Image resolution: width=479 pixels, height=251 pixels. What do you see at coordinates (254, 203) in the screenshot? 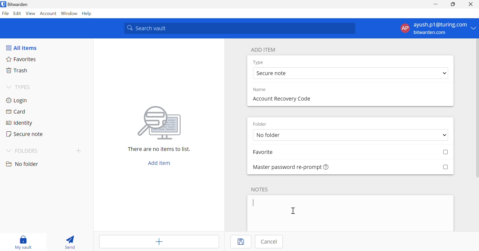
I see `Typing Cursor` at bounding box center [254, 203].